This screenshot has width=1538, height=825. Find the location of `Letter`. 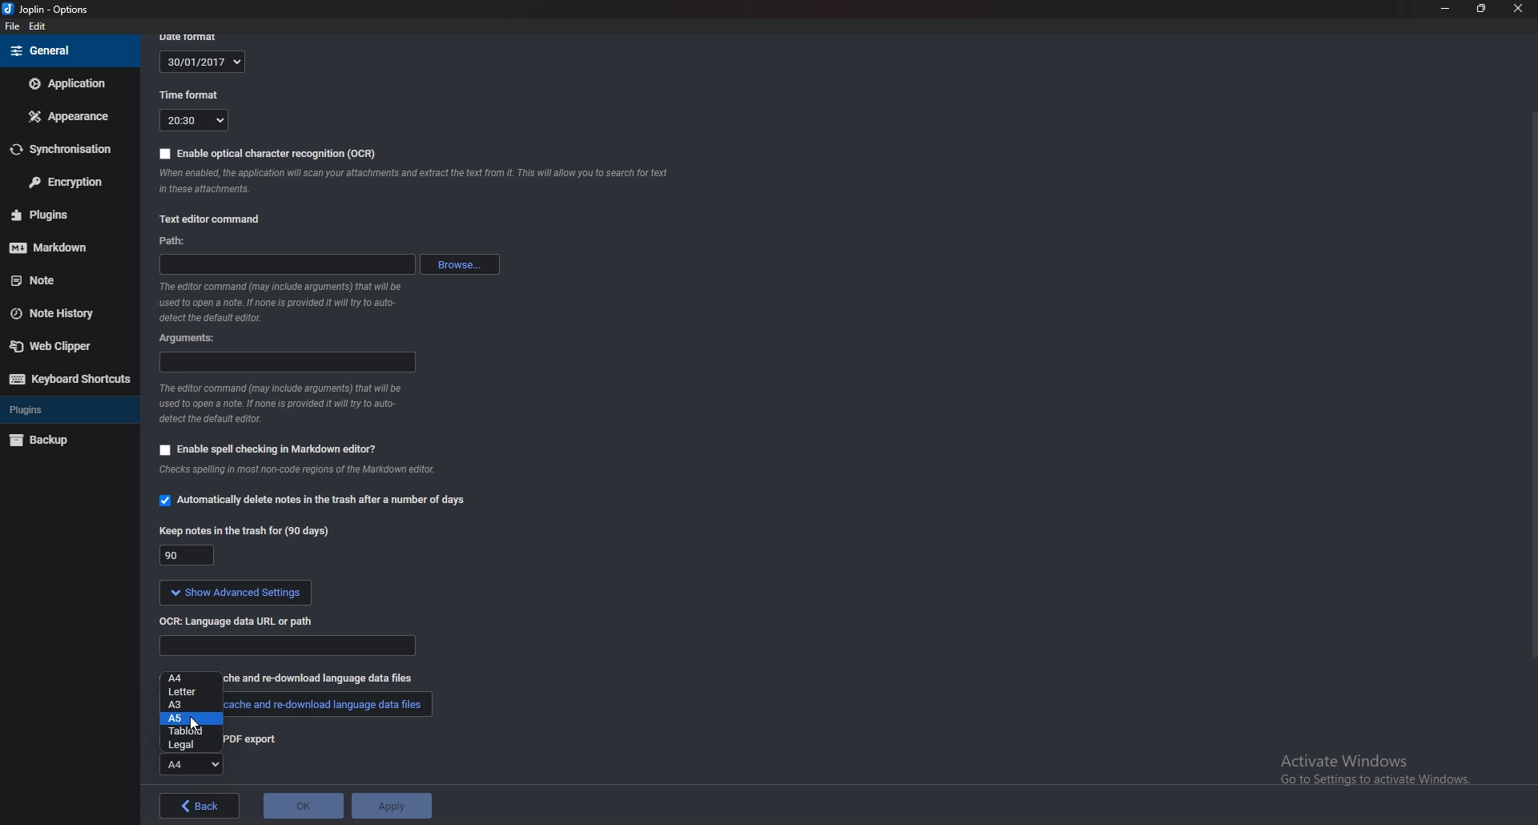

Letter is located at coordinates (192, 691).